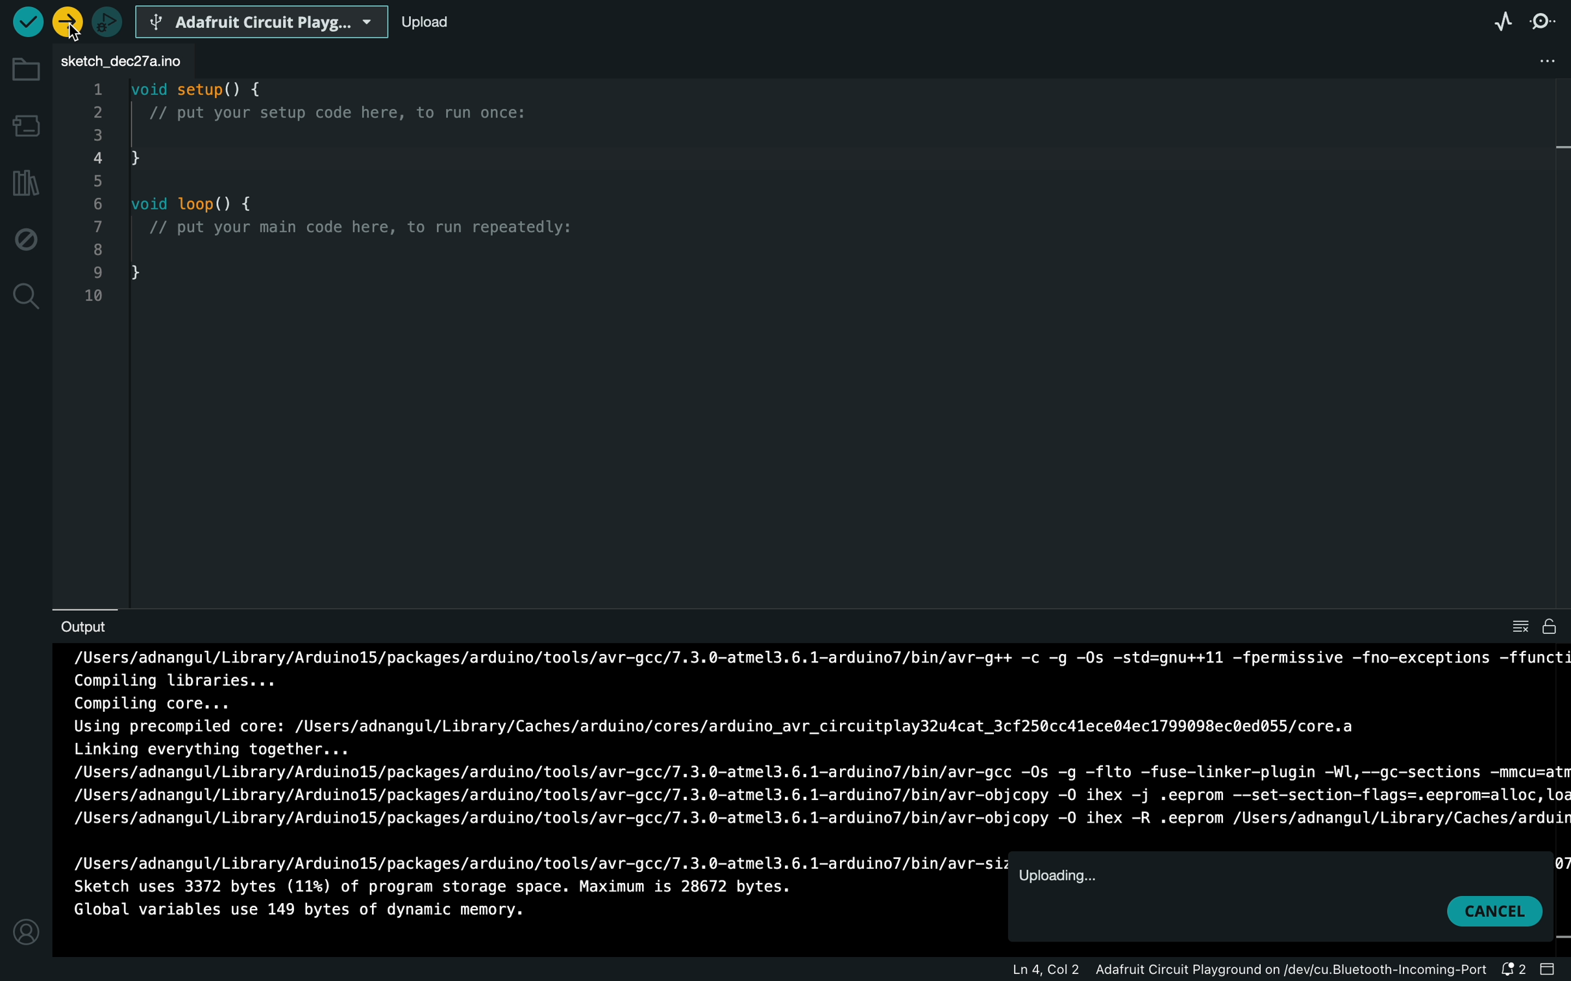 This screenshot has width=1571, height=981. Describe the element at coordinates (1491, 908) in the screenshot. I see `cancel` at that location.